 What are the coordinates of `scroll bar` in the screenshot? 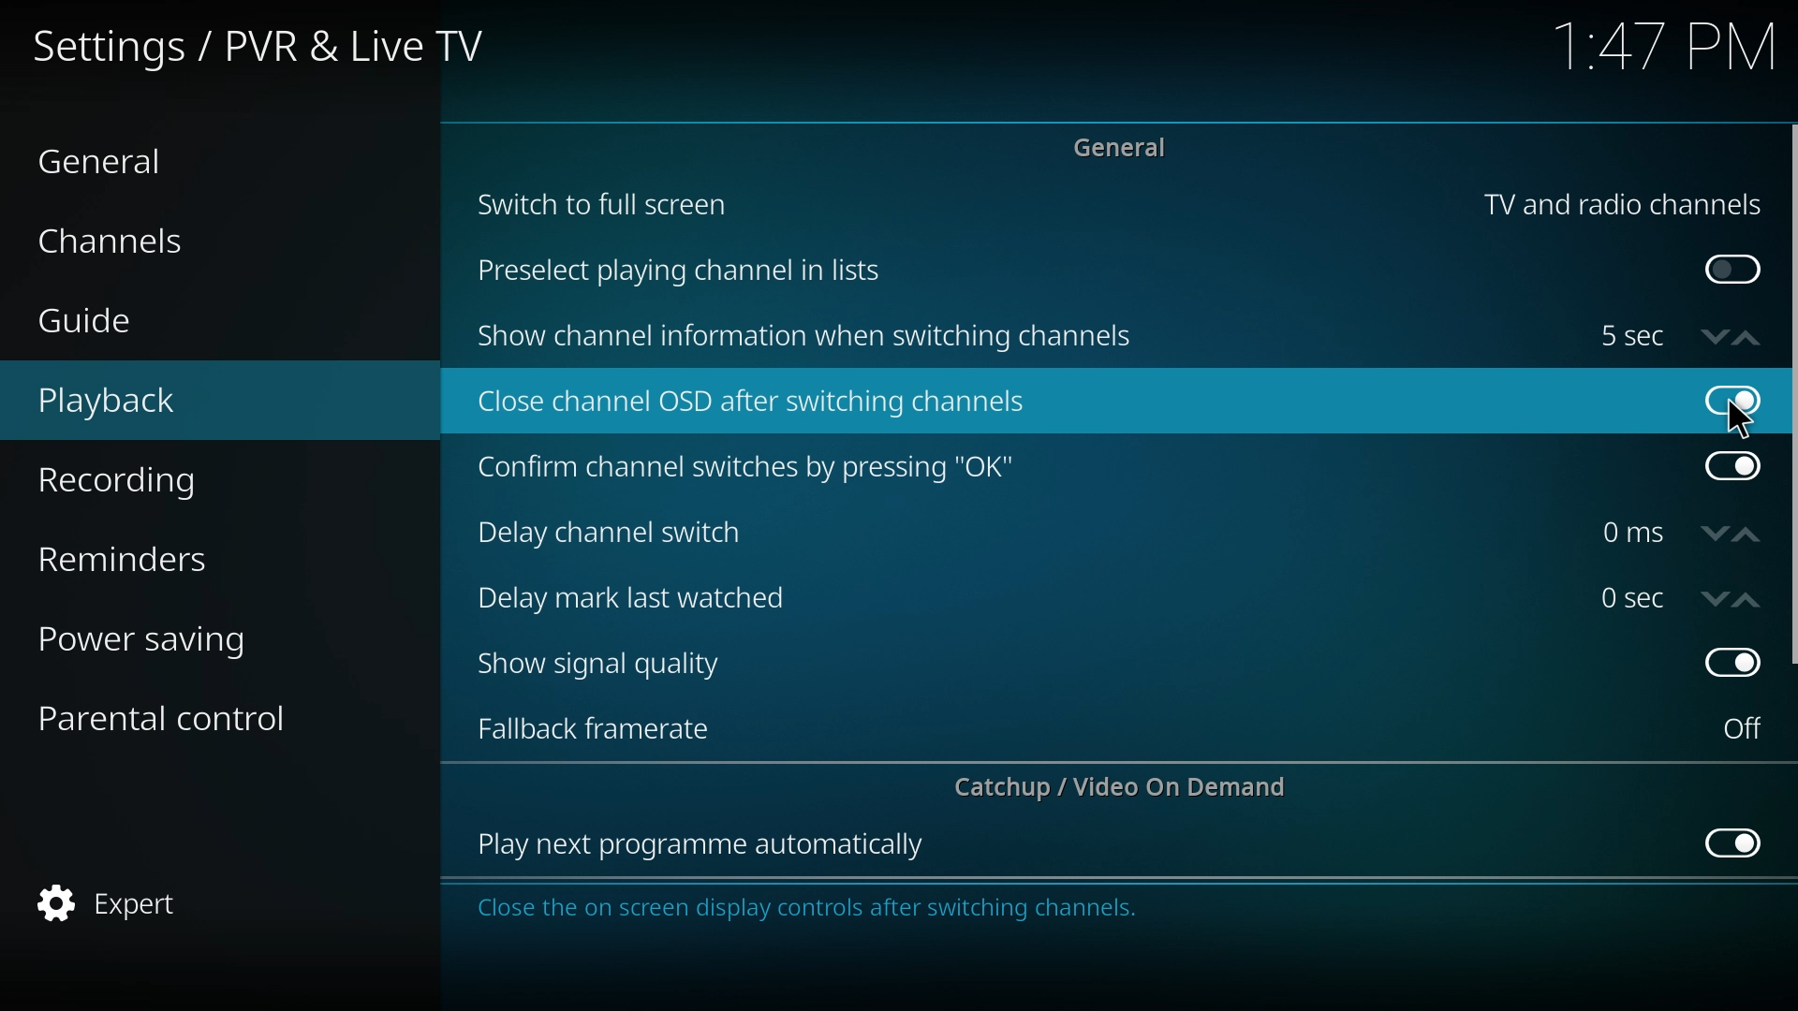 It's located at (1791, 395).